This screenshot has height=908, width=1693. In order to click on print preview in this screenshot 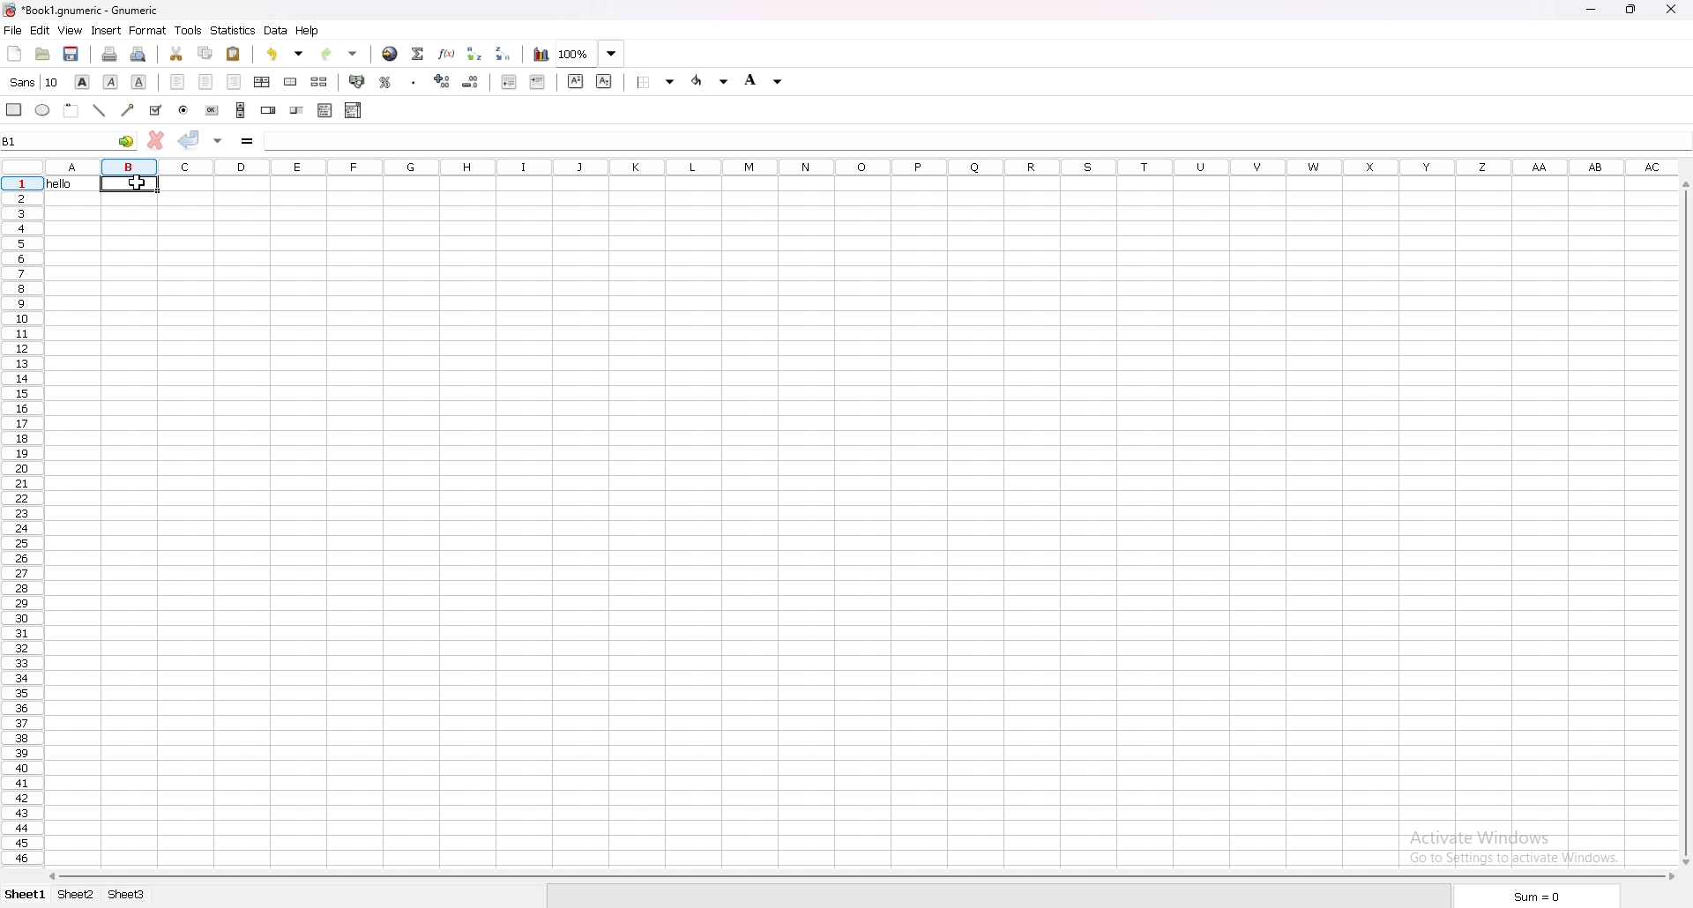, I will do `click(138, 54)`.